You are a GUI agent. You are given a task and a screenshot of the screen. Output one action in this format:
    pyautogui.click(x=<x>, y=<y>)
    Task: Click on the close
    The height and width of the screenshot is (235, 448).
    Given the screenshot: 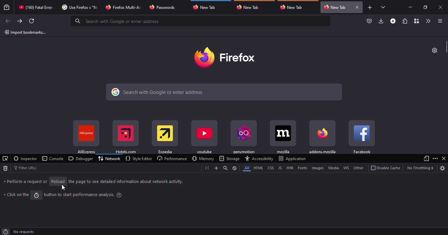 What is the action you would take?
    pyautogui.click(x=441, y=7)
    